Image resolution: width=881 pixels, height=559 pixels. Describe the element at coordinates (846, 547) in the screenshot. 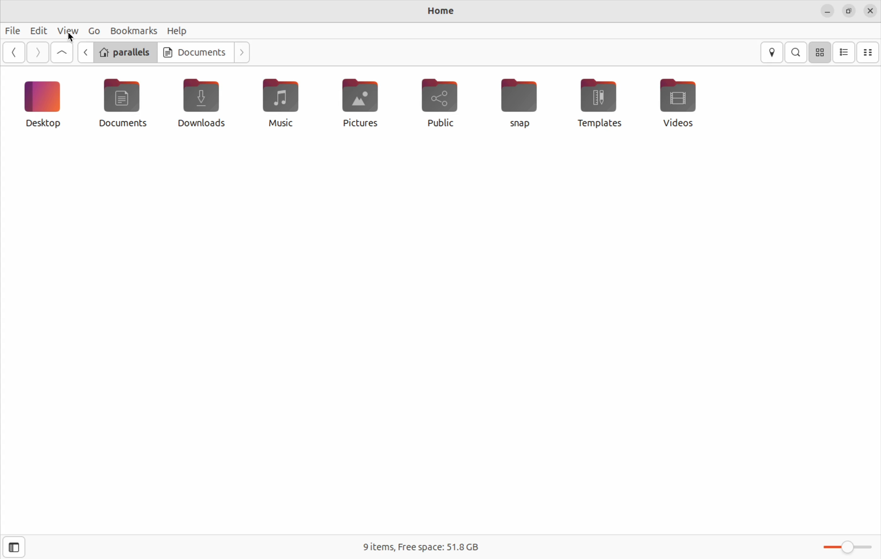

I see `toggle bar` at that location.